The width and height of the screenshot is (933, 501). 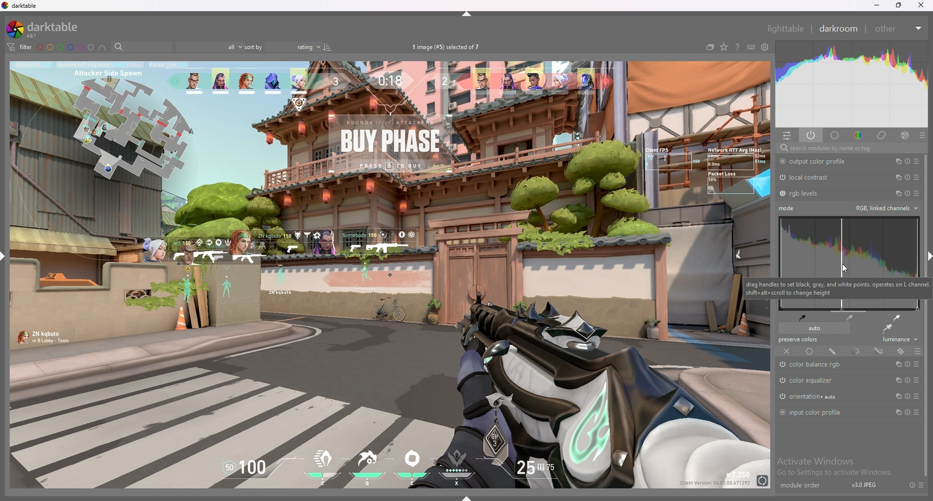 What do you see at coordinates (887, 329) in the screenshot?
I see `apply auto` at bounding box center [887, 329].